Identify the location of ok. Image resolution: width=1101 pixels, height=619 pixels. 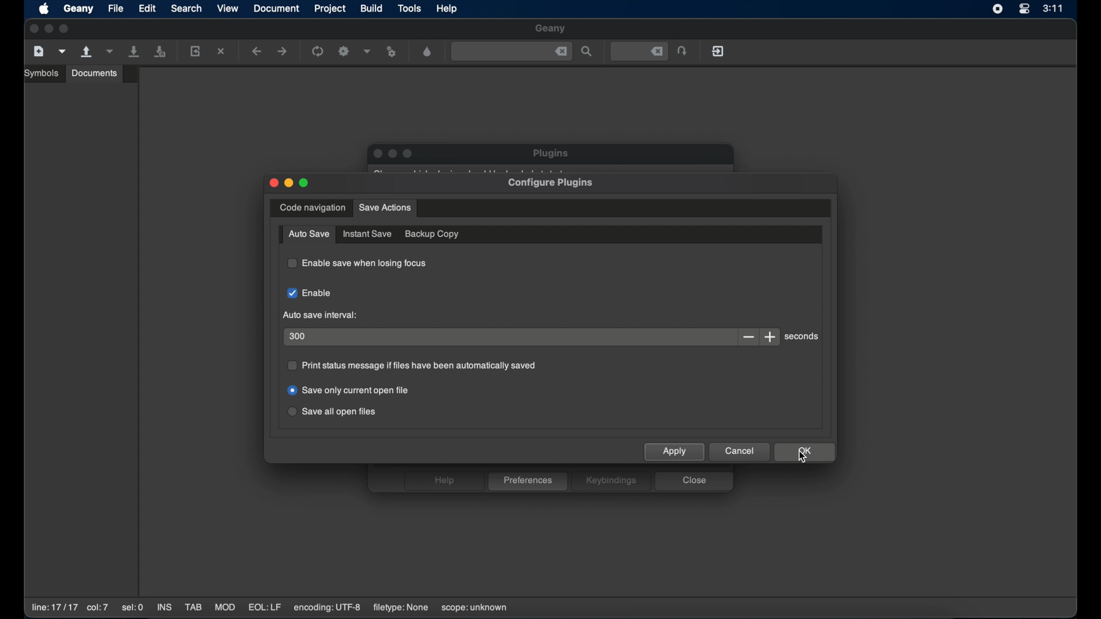
(806, 452).